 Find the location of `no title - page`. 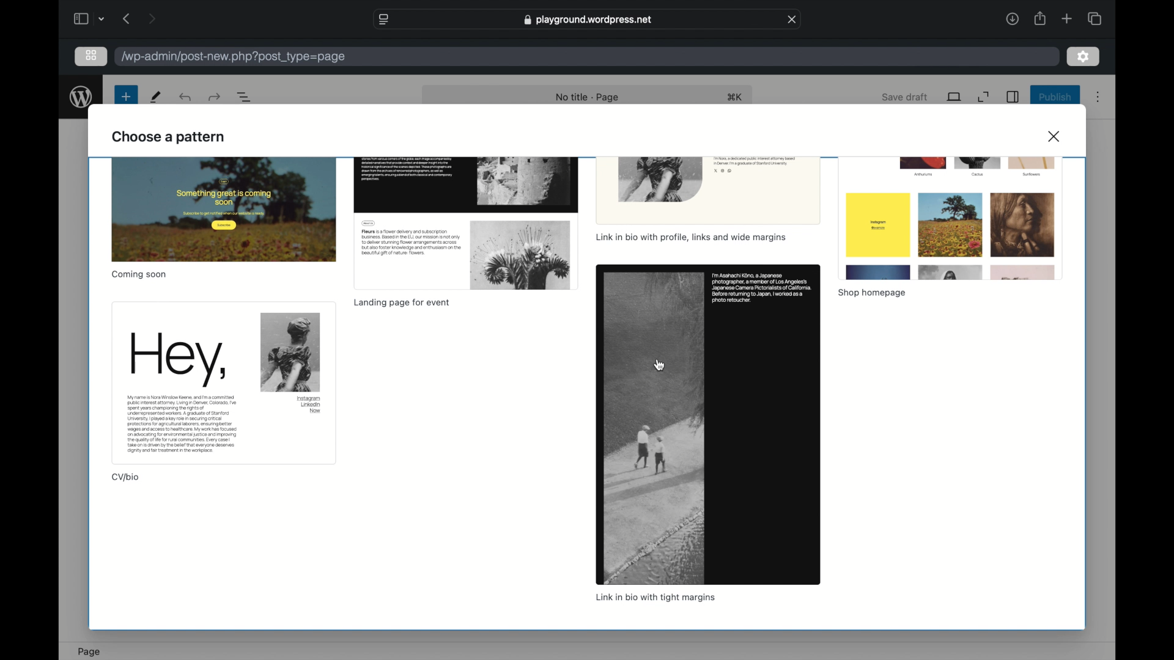

no title - page is located at coordinates (588, 98).